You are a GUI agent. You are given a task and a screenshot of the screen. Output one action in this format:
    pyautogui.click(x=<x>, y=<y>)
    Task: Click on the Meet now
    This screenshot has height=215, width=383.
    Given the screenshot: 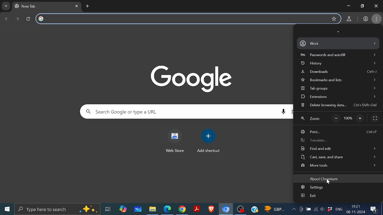 What is the action you would take?
    pyautogui.click(x=301, y=210)
    